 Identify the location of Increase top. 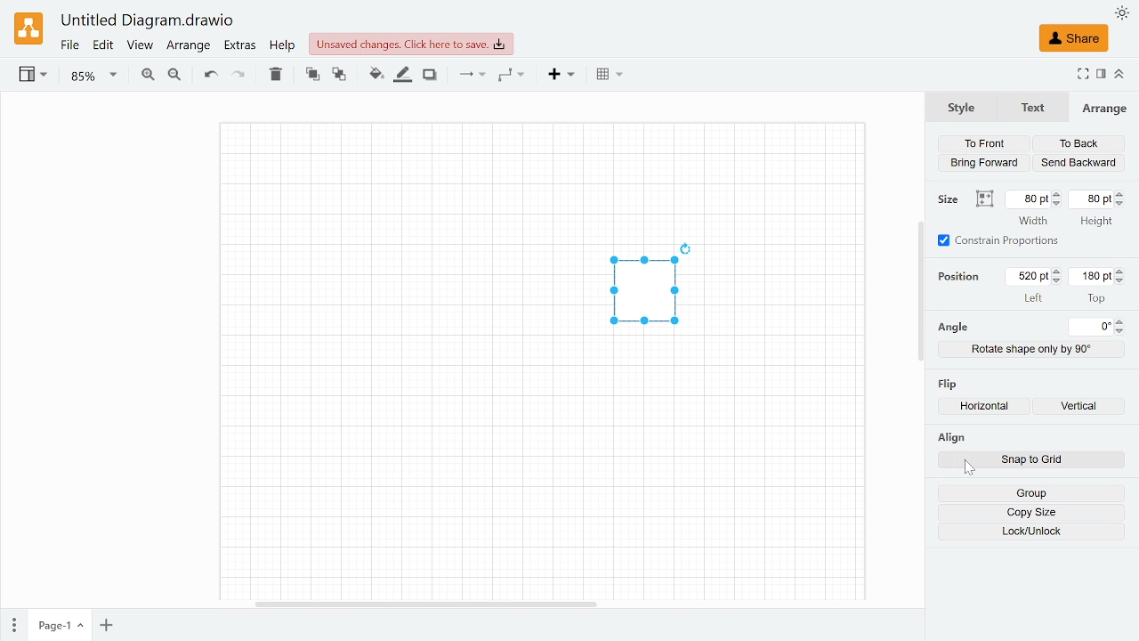
(1121, 271).